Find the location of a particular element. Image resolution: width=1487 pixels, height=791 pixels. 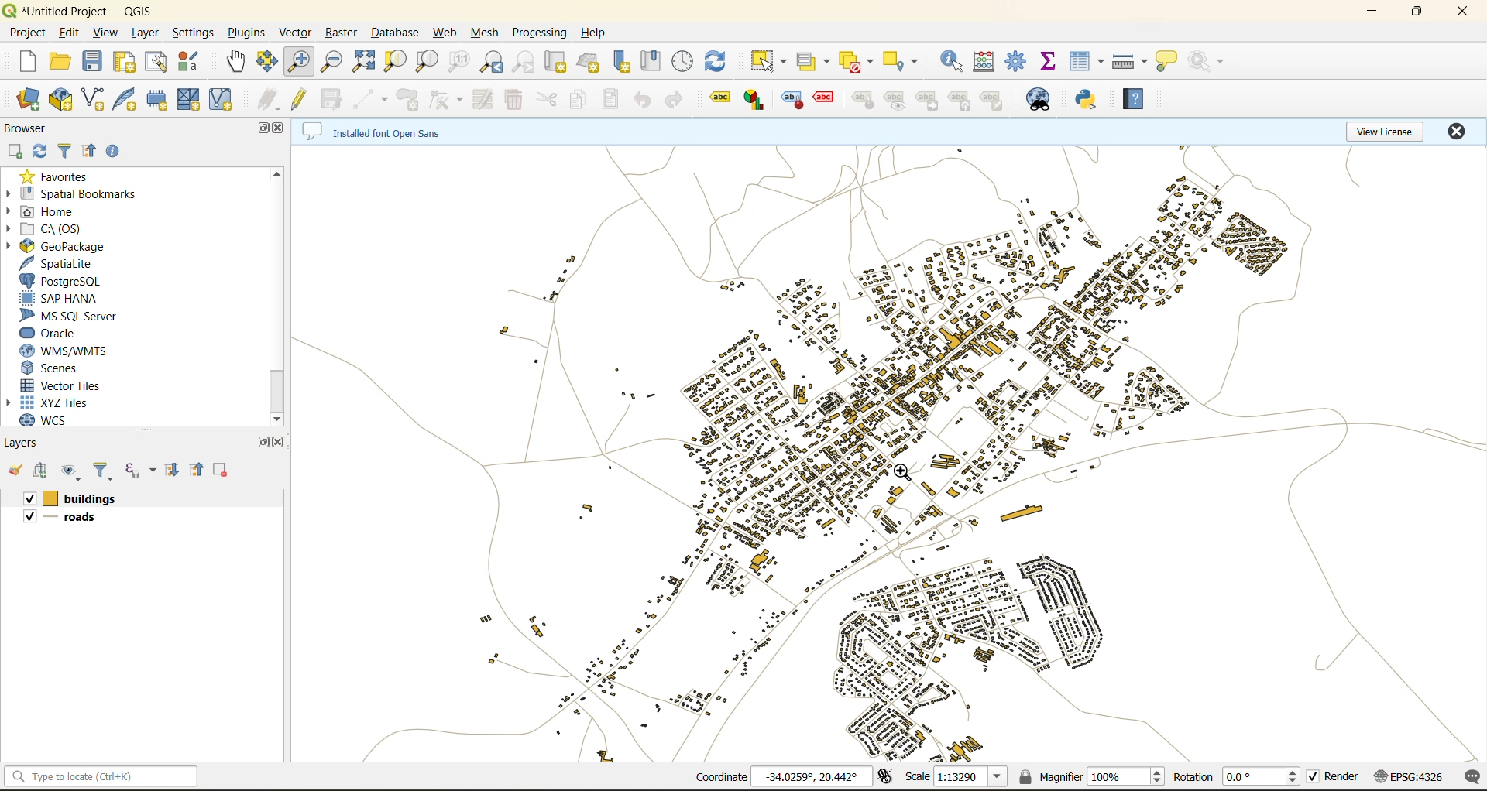

close is located at coordinates (283, 443).